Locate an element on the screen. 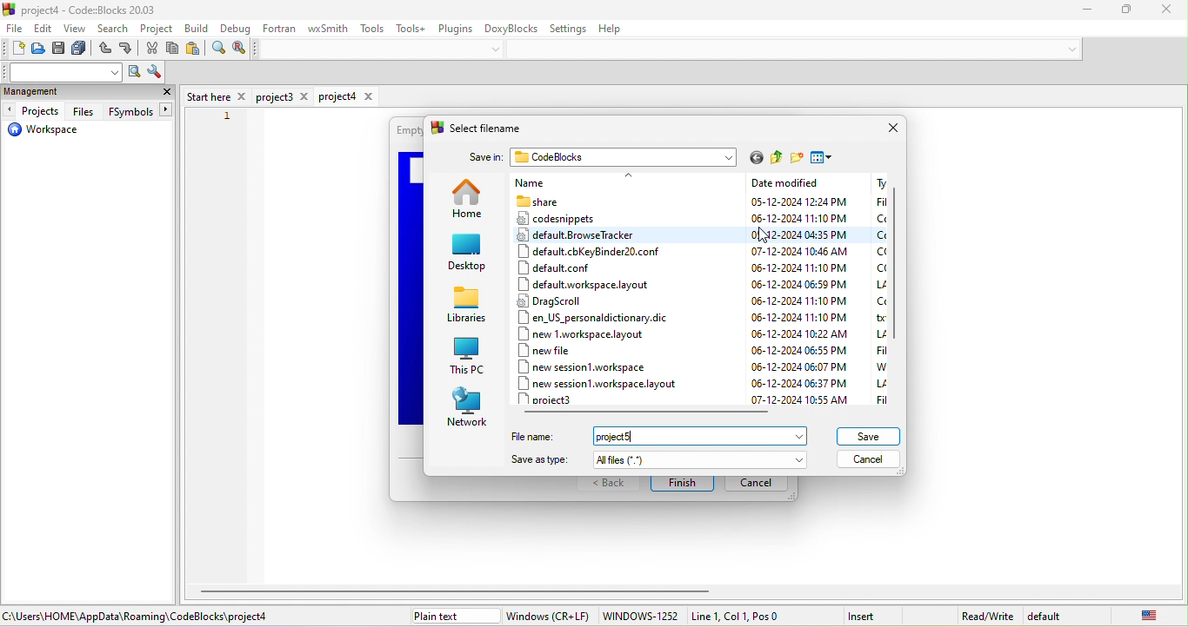 The width and height of the screenshot is (1188, 627). libraries is located at coordinates (469, 307).